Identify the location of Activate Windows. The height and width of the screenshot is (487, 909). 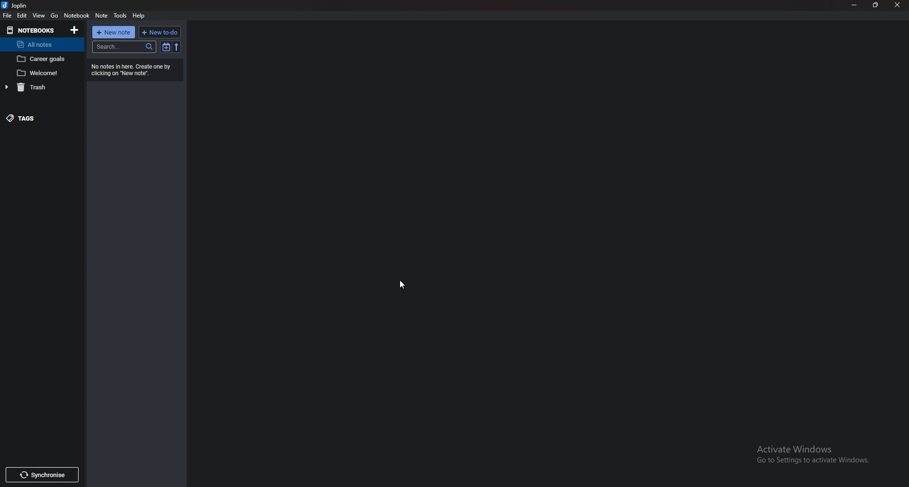
(814, 456).